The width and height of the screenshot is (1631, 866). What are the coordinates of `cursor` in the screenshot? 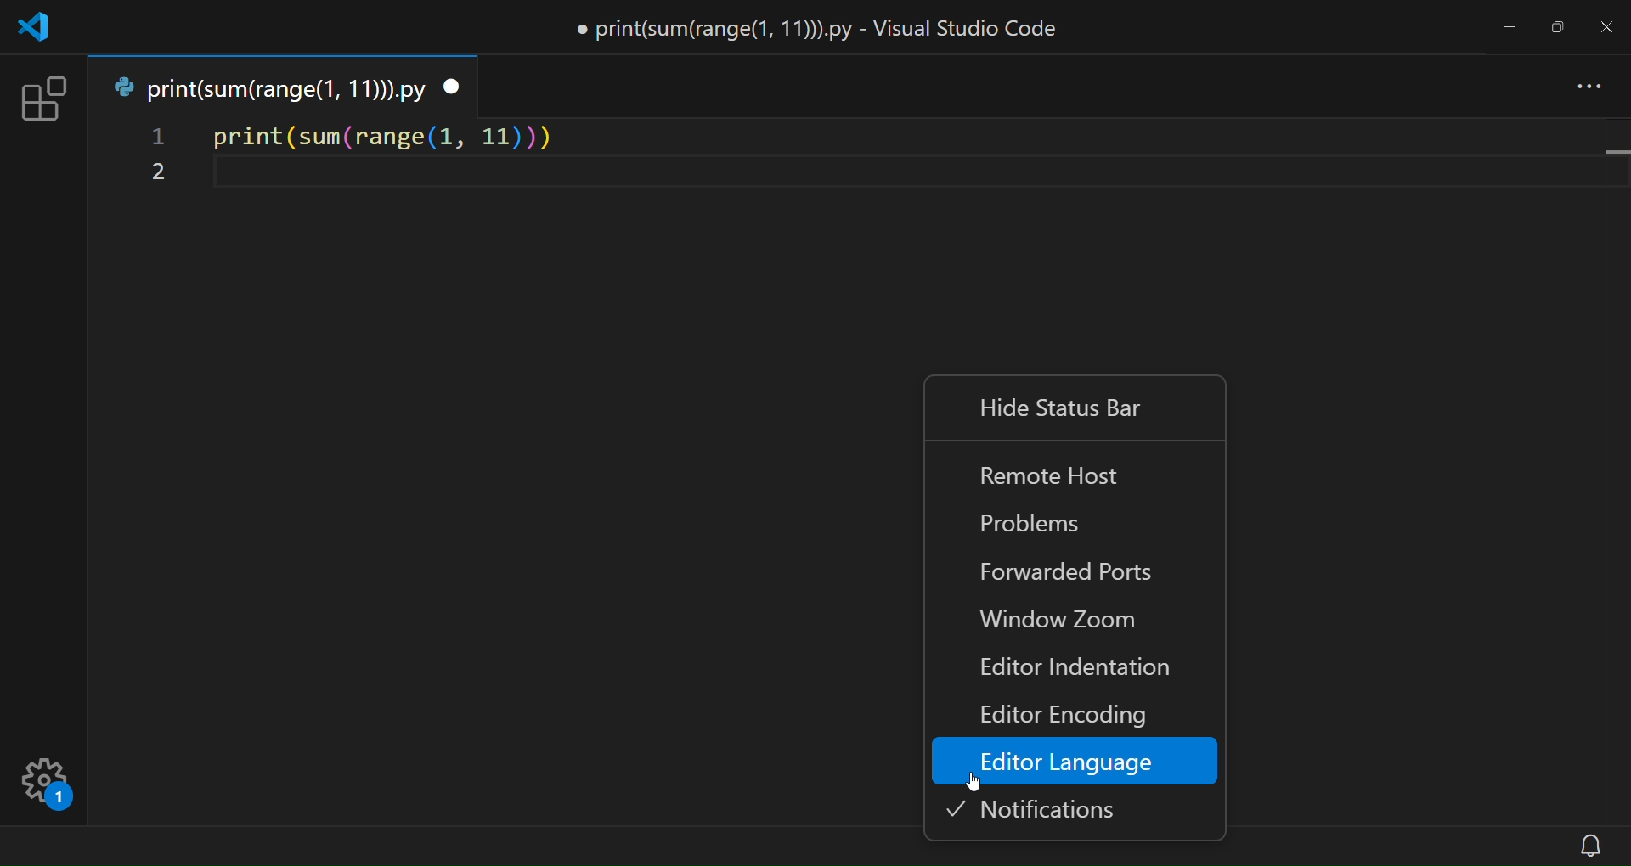 It's located at (980, 786).